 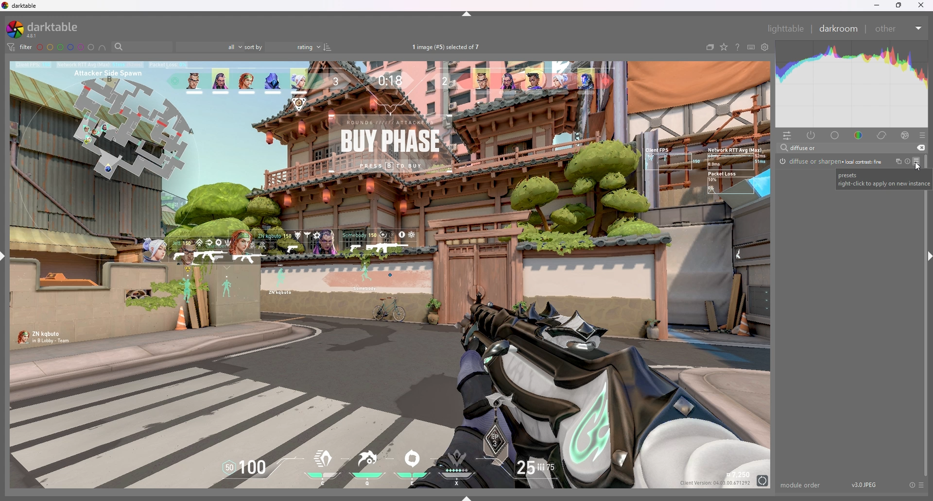 I want to click on presets, so click(x=922, y=485).